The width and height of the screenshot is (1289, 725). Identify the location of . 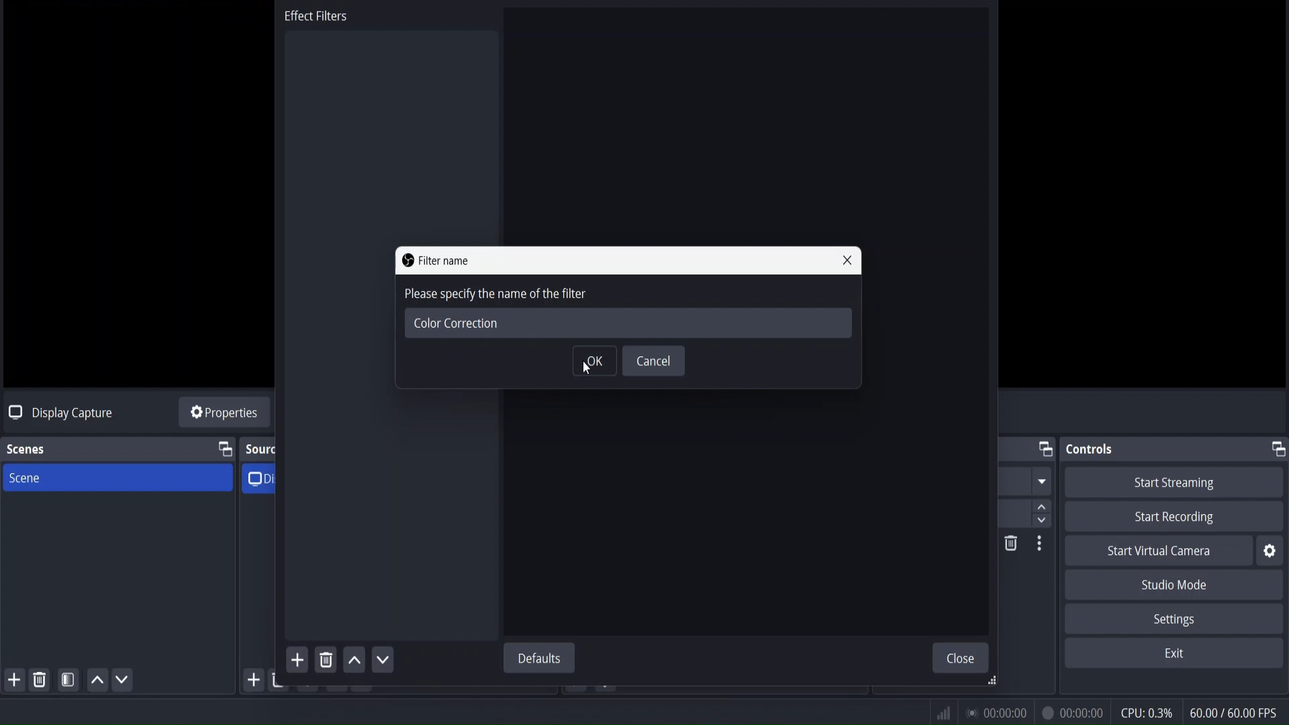
(1041, 546).